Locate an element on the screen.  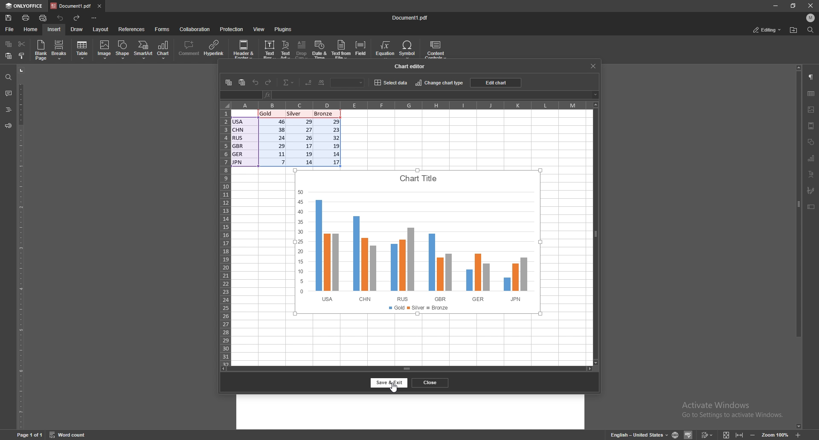
table is located at coordinates (82, 50).